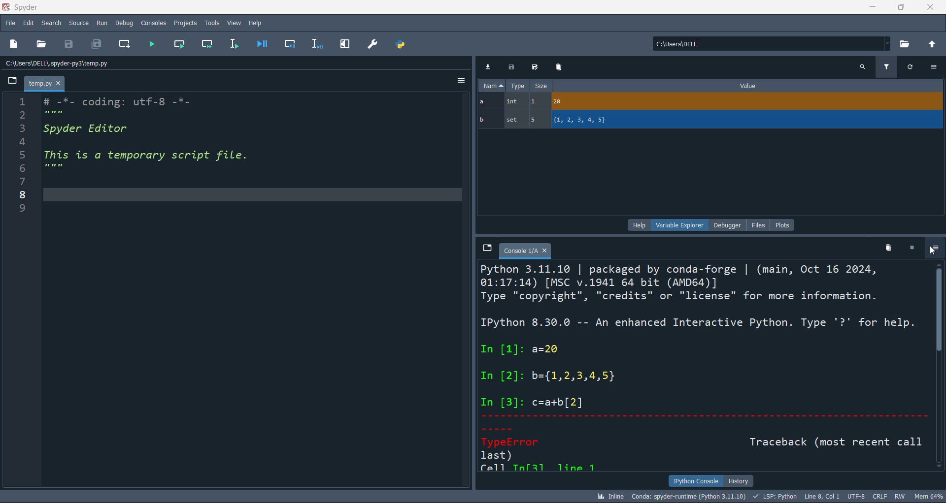 This screenshot has width=946, height=503. What do you see at coordinates (285, 44) in the screenshot?
I see `debug cell` at bounding box center [285, 44].